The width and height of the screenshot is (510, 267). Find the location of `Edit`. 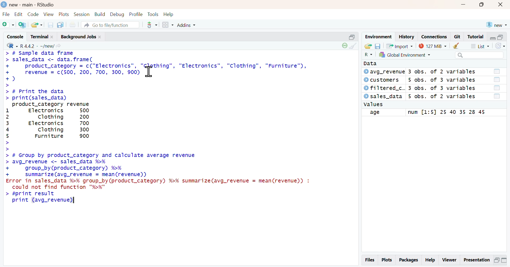

Edit is located at coordinates (18, 15).